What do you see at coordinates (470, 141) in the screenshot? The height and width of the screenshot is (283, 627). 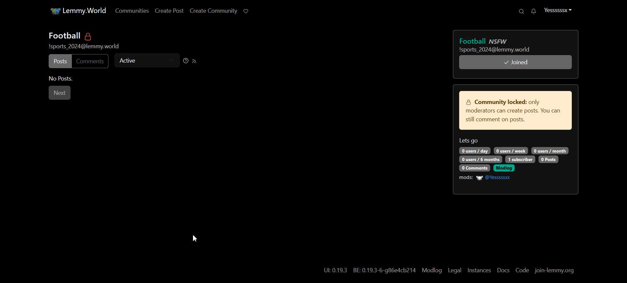 I see `lets go` at bounding box center [470, 141].